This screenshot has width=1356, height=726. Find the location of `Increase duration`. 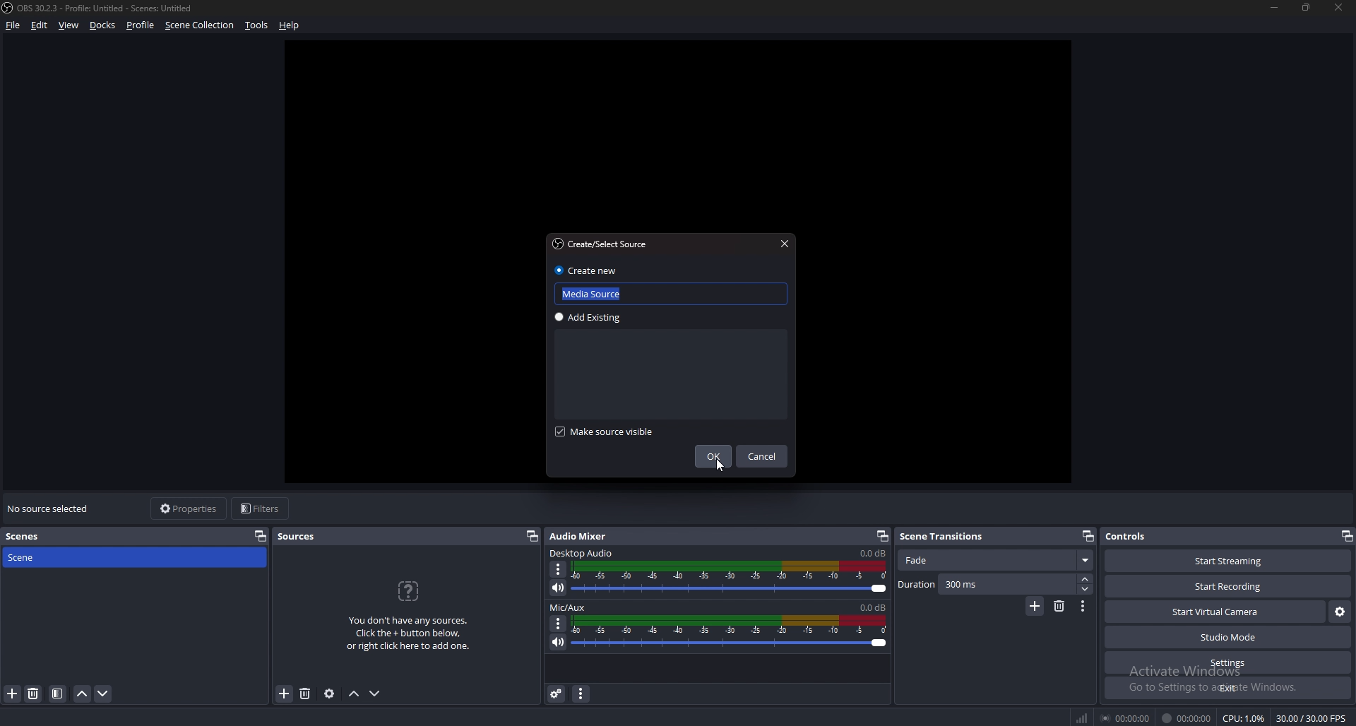

Increase duration is located at coordinates (1087, 579).